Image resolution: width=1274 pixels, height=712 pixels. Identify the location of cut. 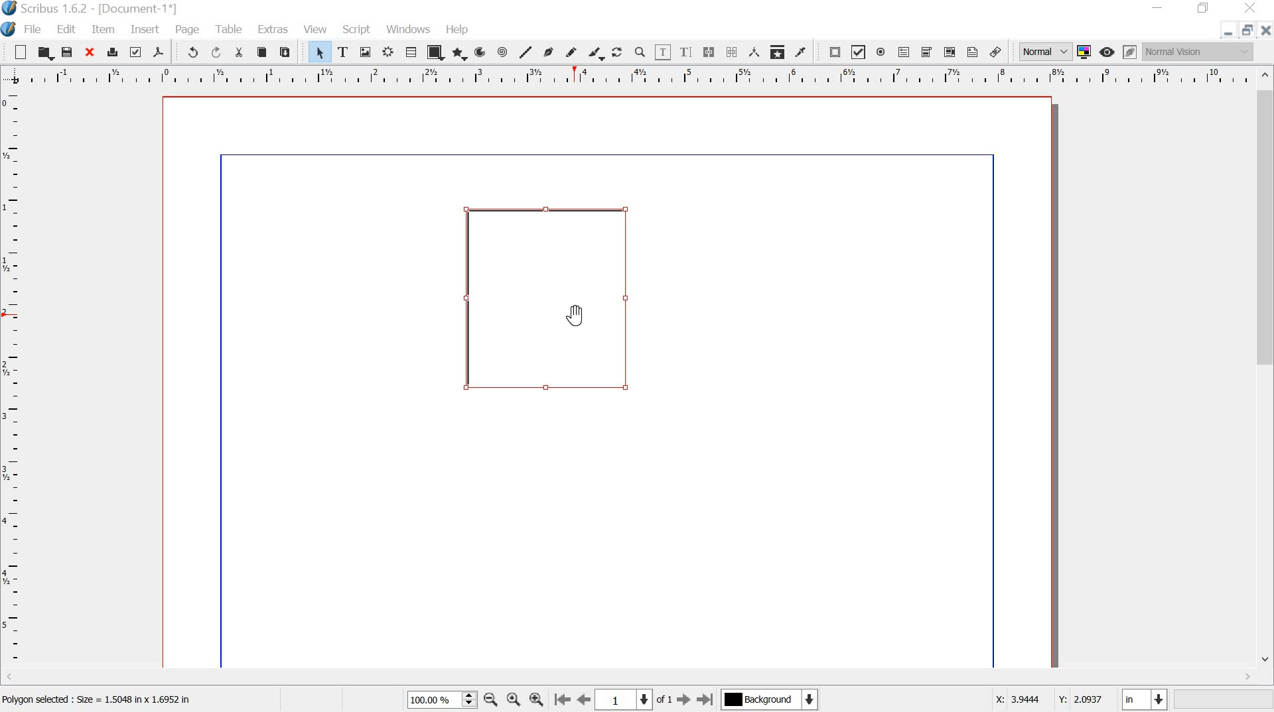
(238, 52).